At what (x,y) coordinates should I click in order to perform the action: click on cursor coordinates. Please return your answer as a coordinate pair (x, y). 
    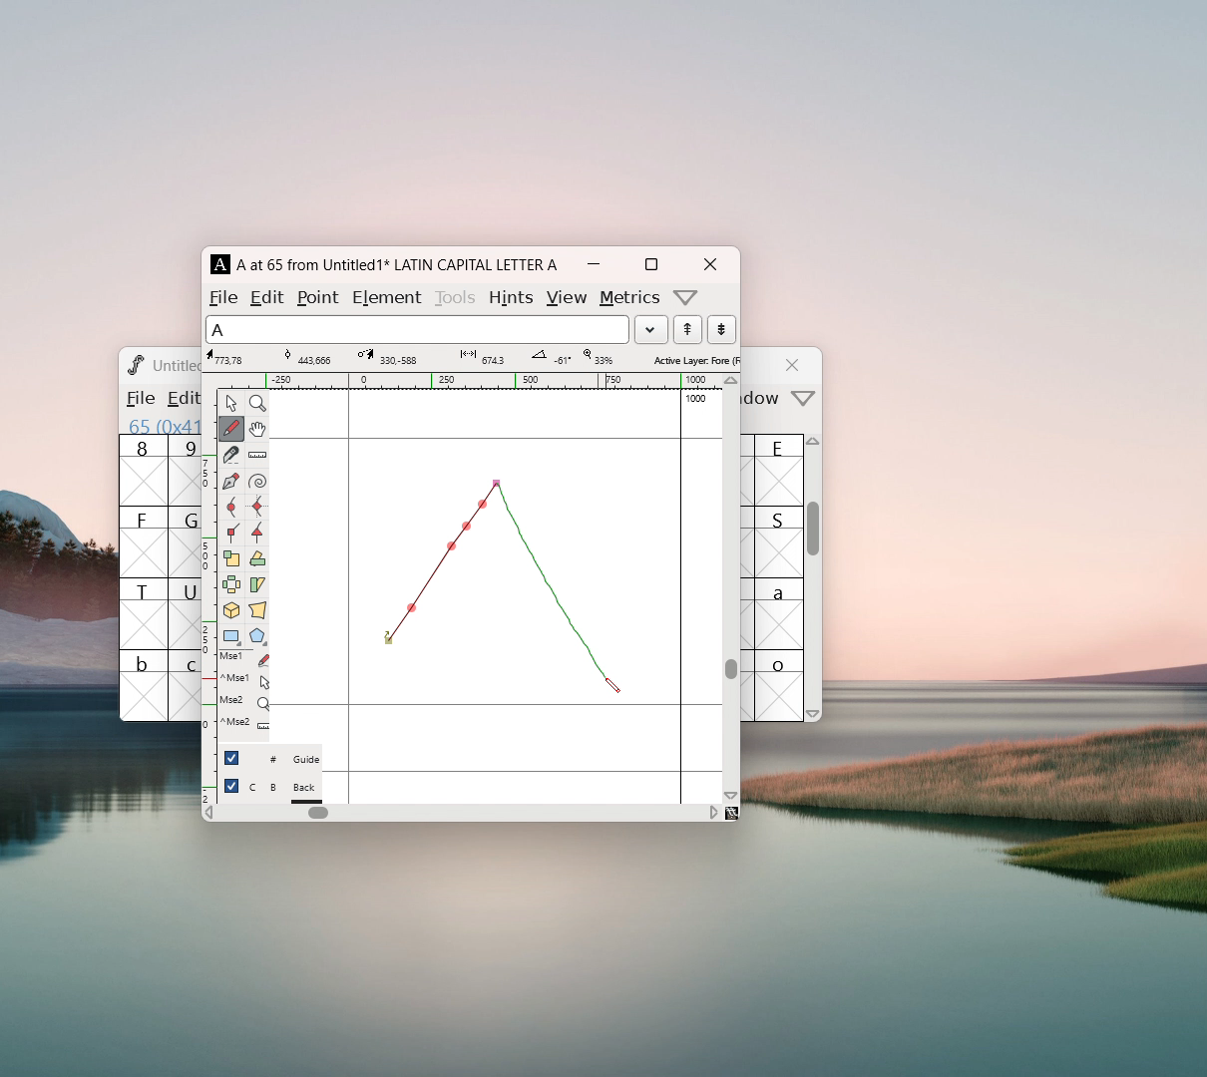
    Looking at the image, I should click on (230, 357).